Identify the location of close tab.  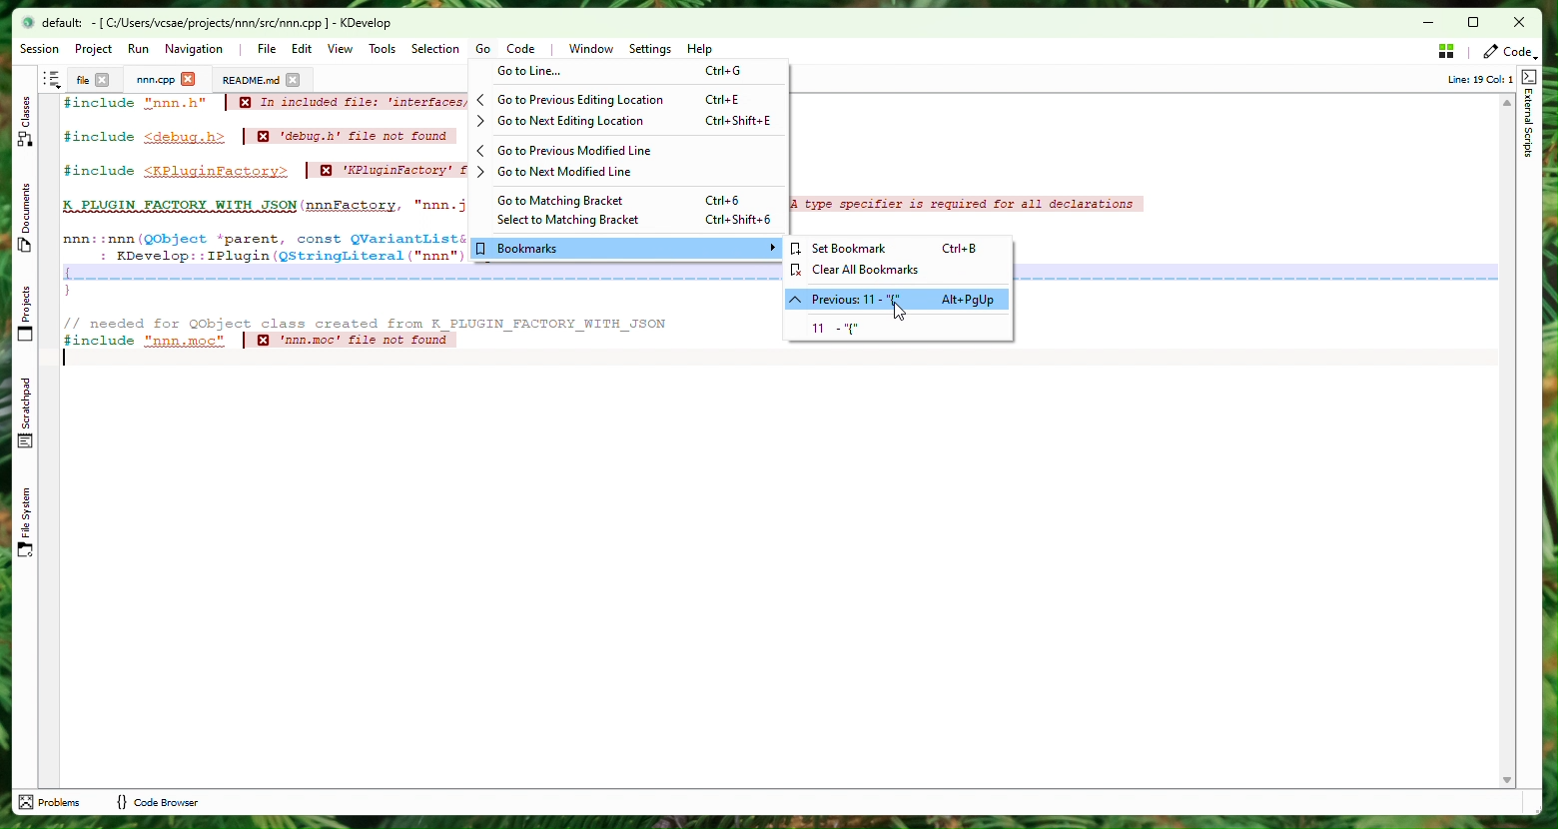
(294, 80).